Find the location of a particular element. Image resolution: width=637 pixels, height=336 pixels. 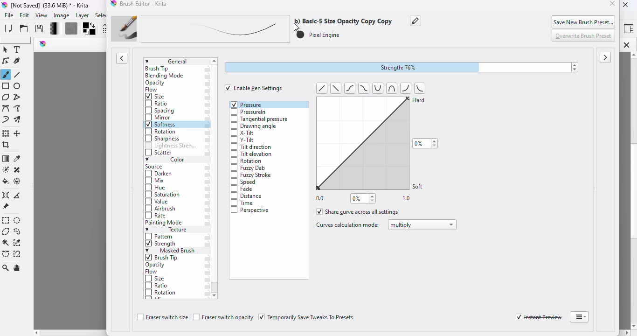

opacity is located at coordinates (155, 83).